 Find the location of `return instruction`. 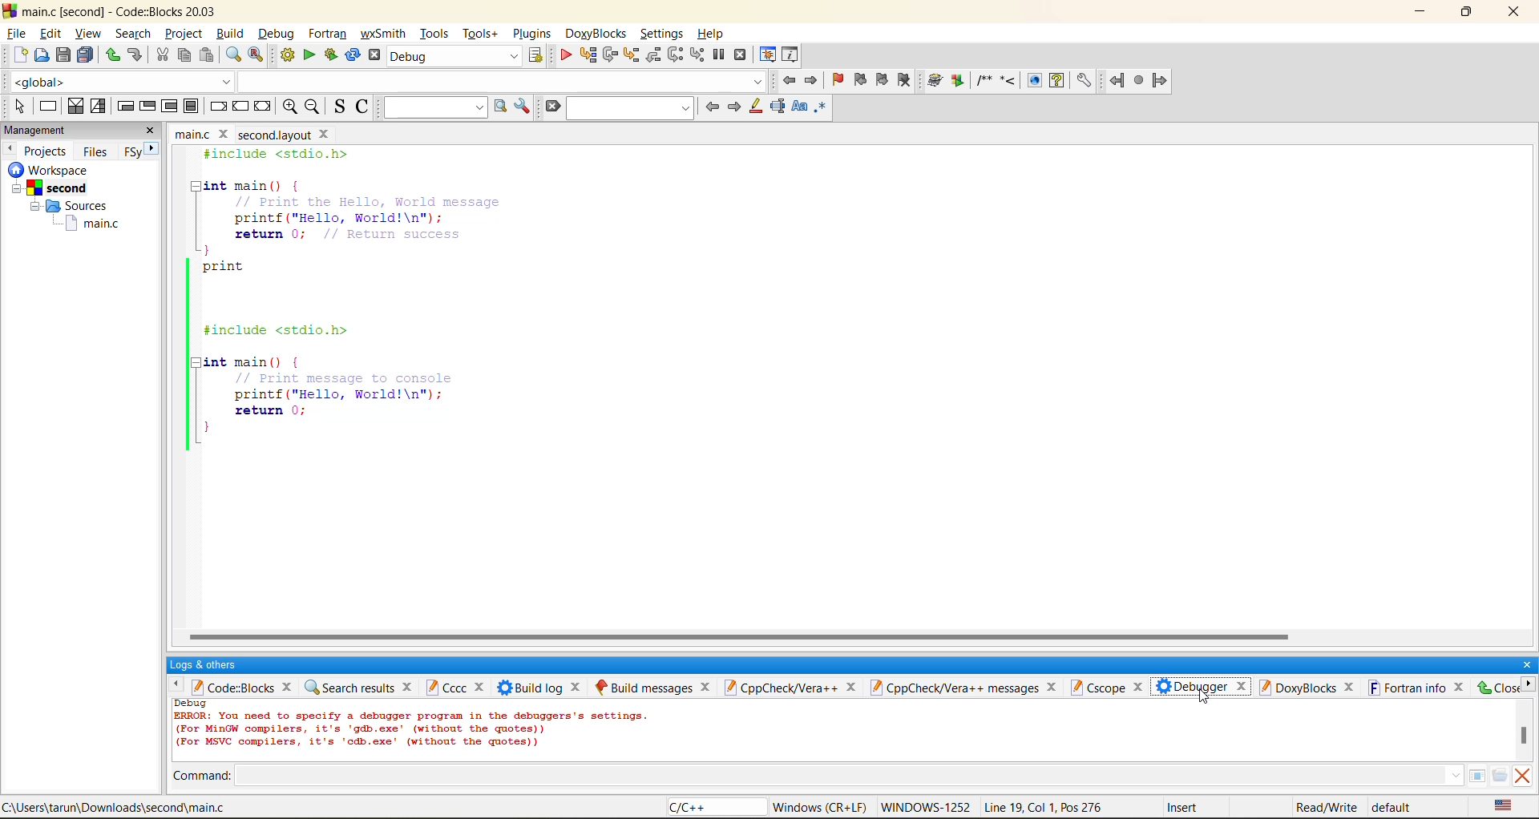

return instruction is located at coordinates (262, 107).